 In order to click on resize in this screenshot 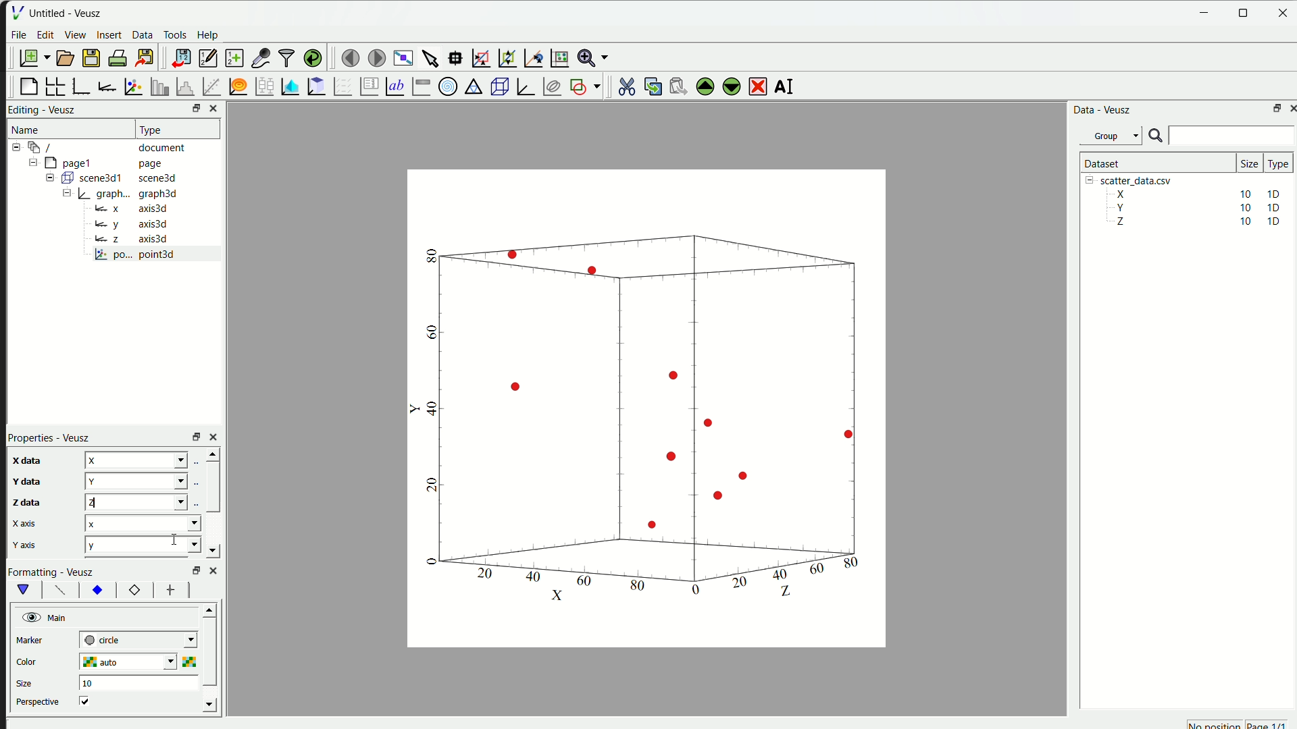, I will do `click(191, 109)`.